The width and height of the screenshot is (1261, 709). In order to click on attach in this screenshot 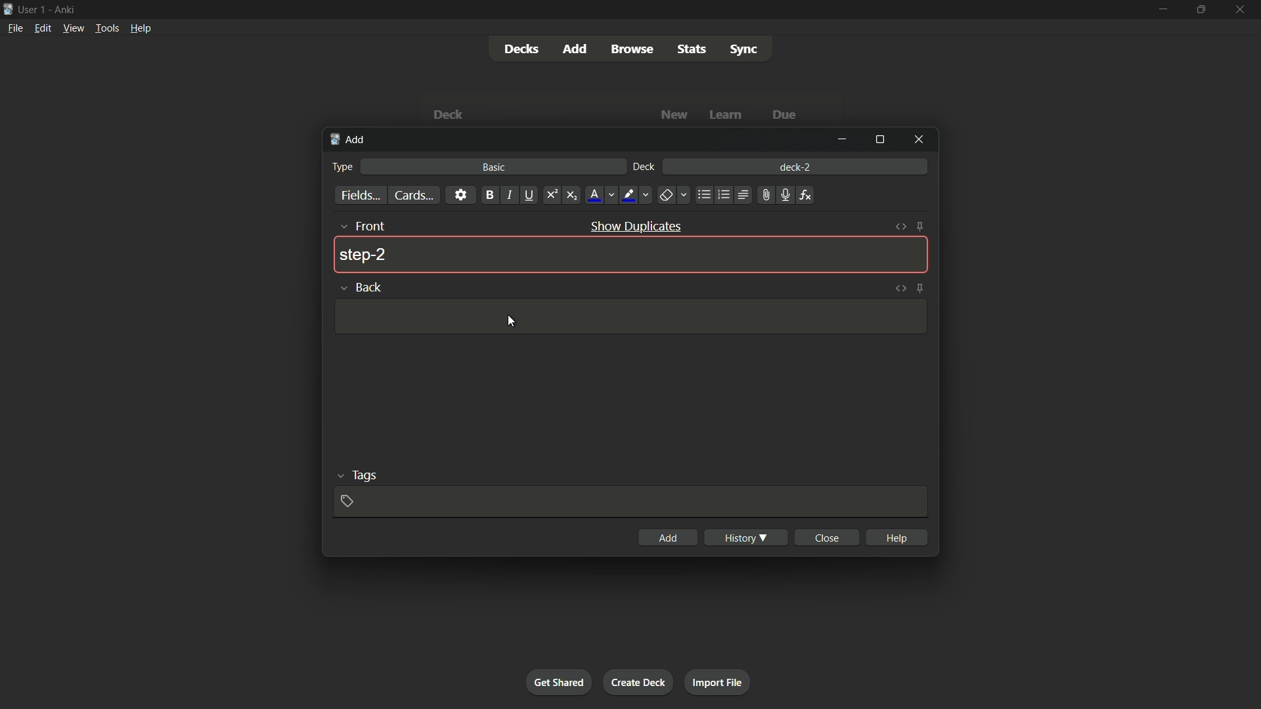, I will do `click(766, 194)`.